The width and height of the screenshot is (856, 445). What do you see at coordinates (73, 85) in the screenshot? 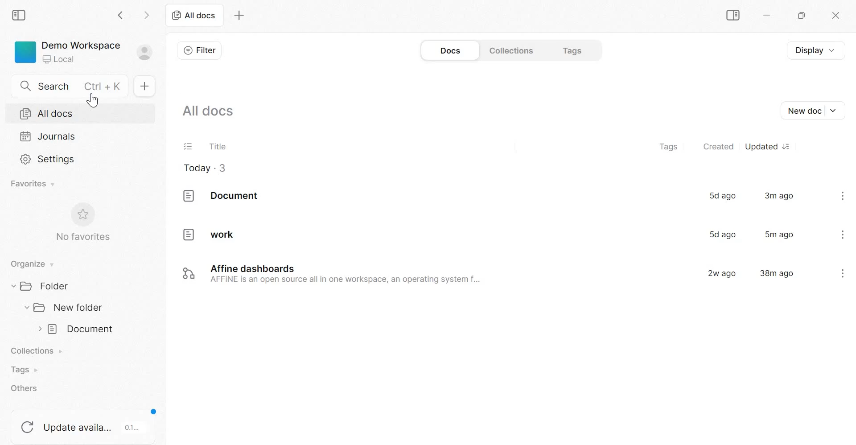
I see `Search` at bounding box center [73, 85].